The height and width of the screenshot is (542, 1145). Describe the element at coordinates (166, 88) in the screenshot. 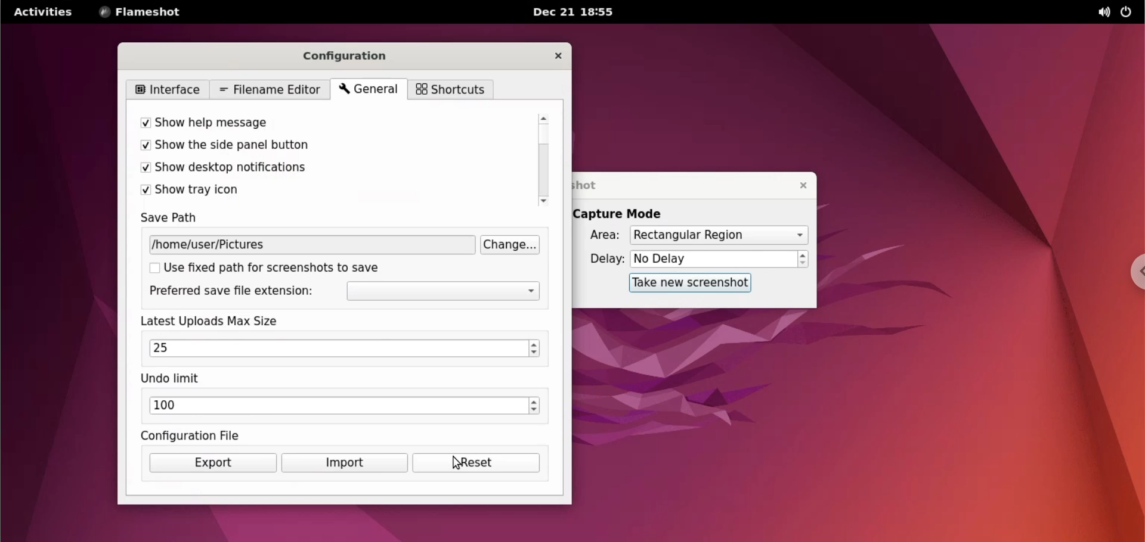

I see `interface ` at that location.